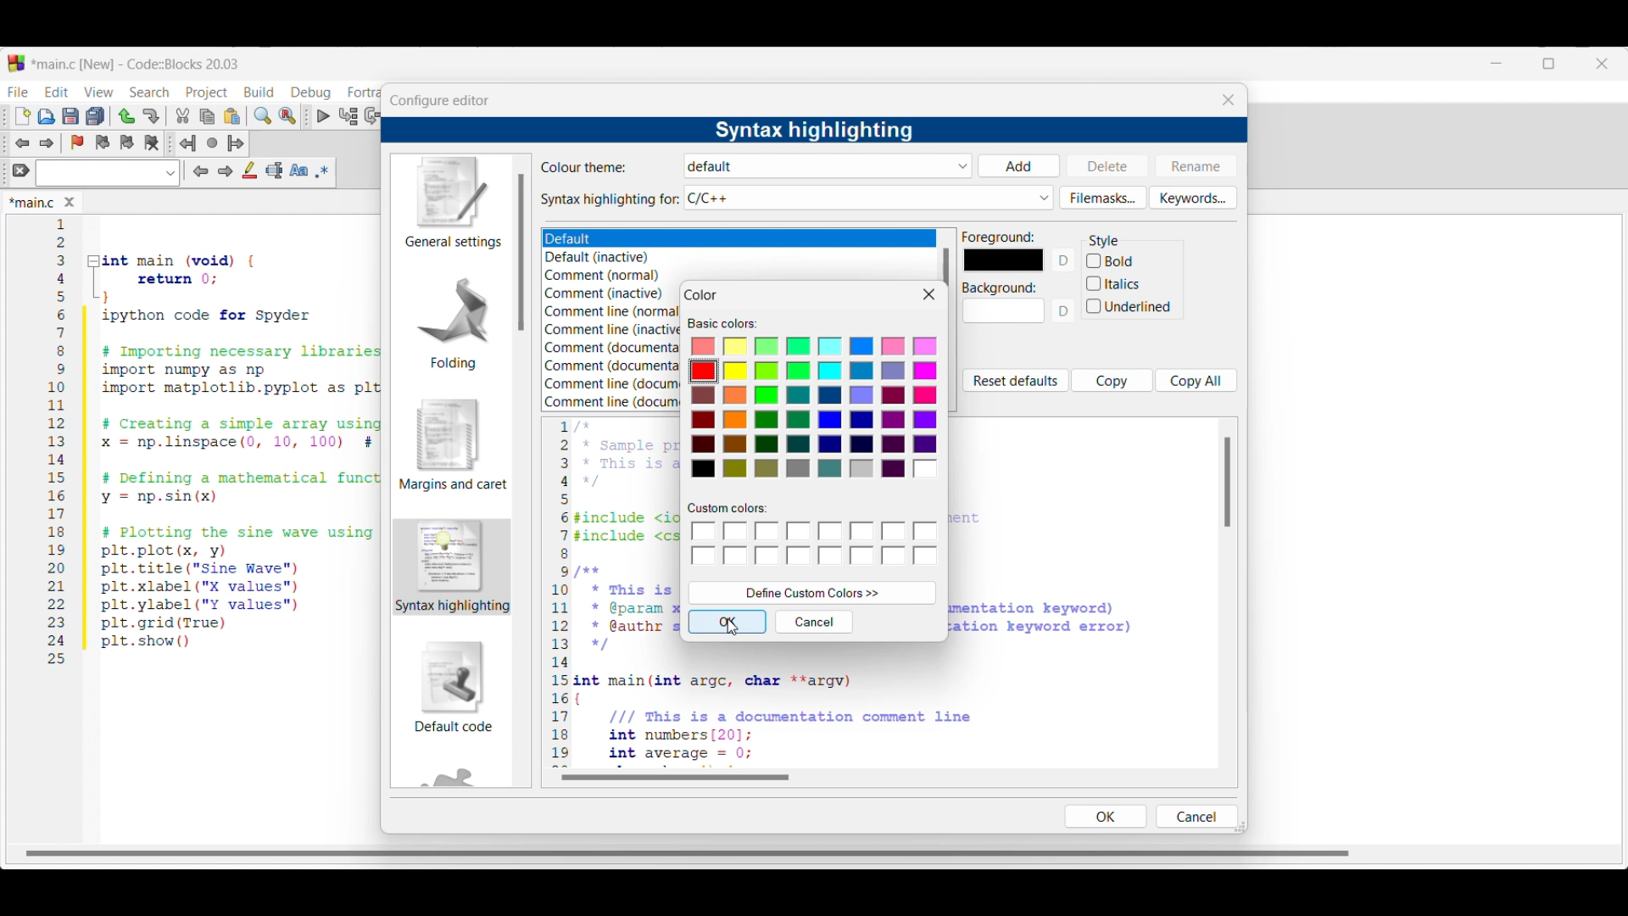 Image resolution: width=1628 pixels, height=916 pixels. What do you see at coordinates (259, 92) in the screenshot?
I see `Build menu` at bounding box center [259, 92].